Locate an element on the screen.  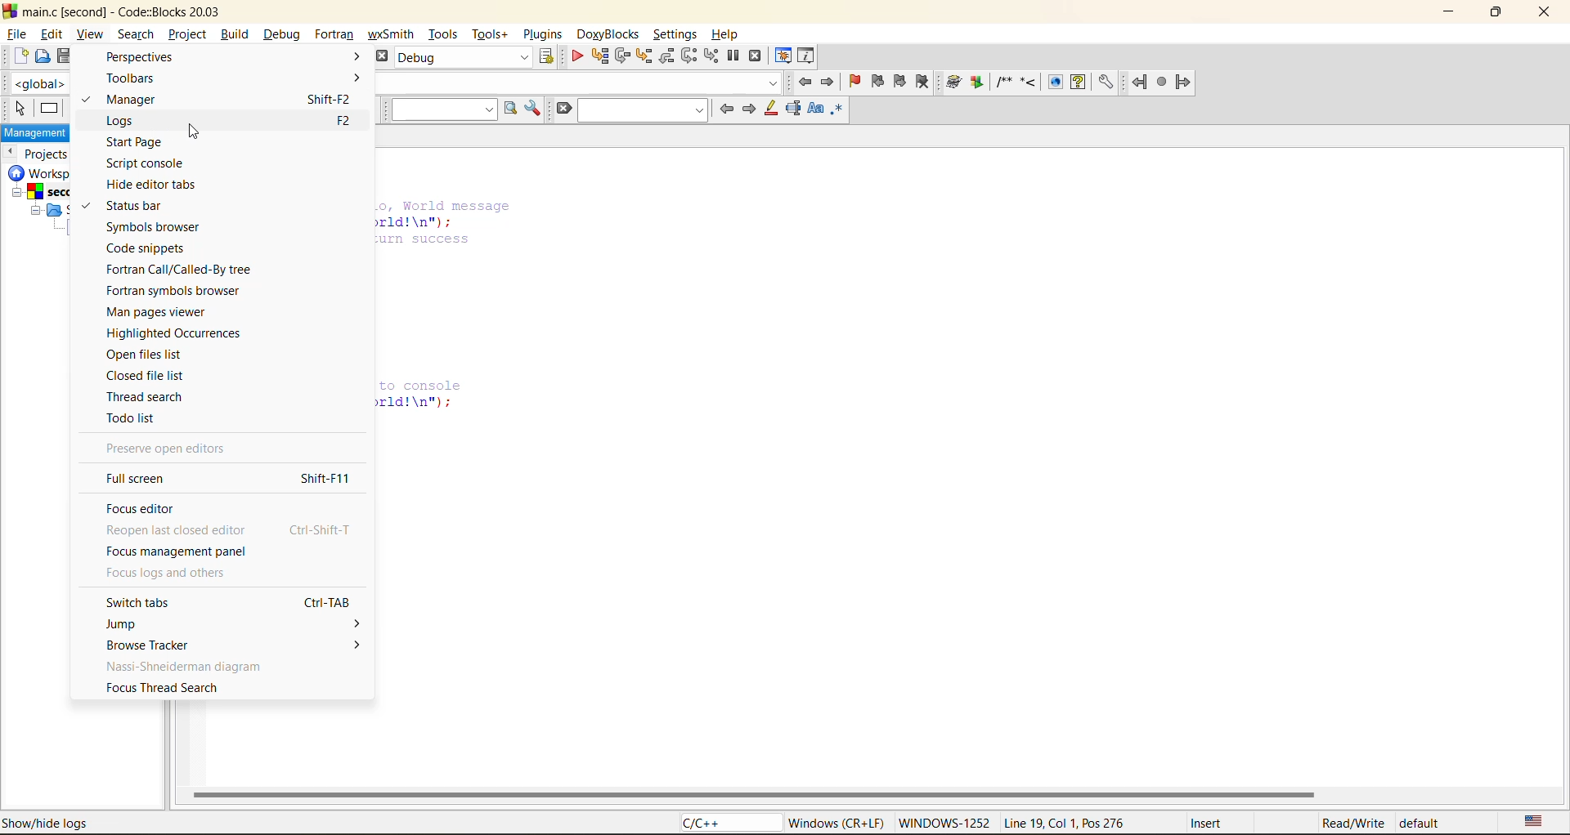
new is located at coordinates (16, 59).